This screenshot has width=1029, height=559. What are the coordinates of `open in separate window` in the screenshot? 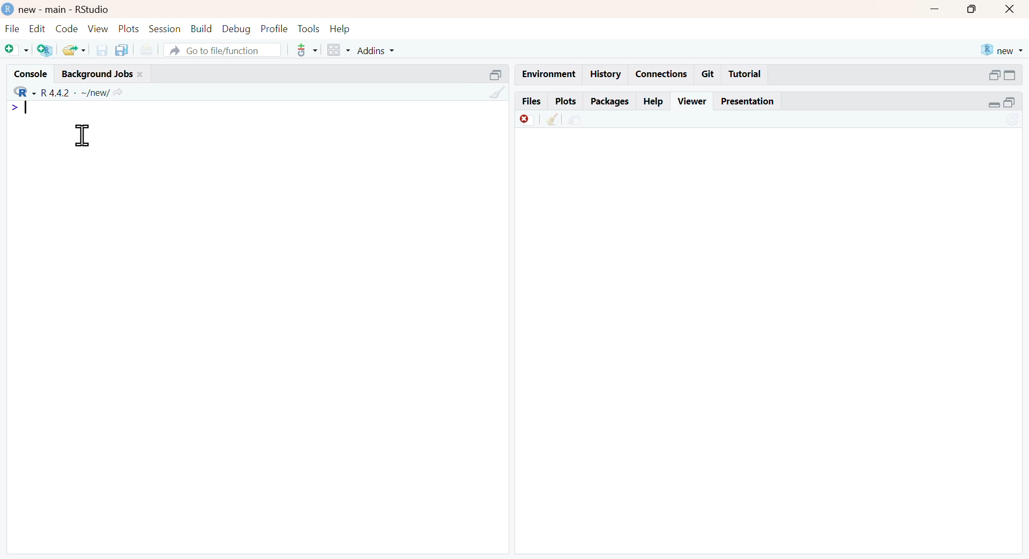 It's located at (995, 75).